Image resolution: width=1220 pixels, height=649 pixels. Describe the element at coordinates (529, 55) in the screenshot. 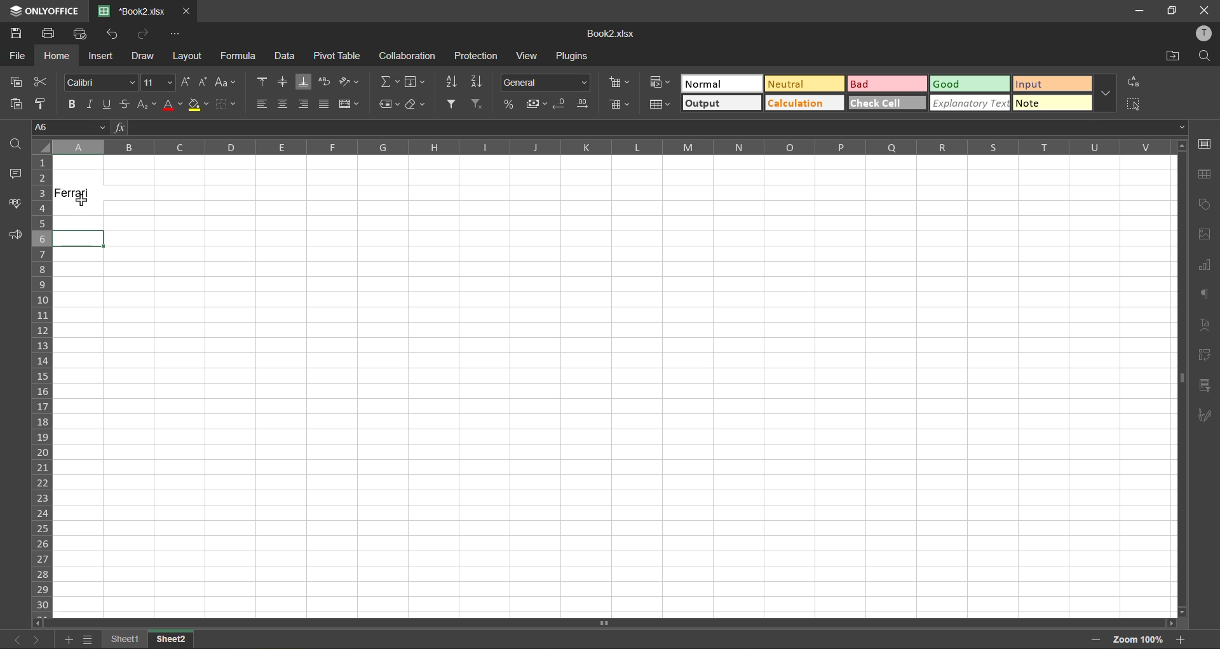

I see `view` at that location.